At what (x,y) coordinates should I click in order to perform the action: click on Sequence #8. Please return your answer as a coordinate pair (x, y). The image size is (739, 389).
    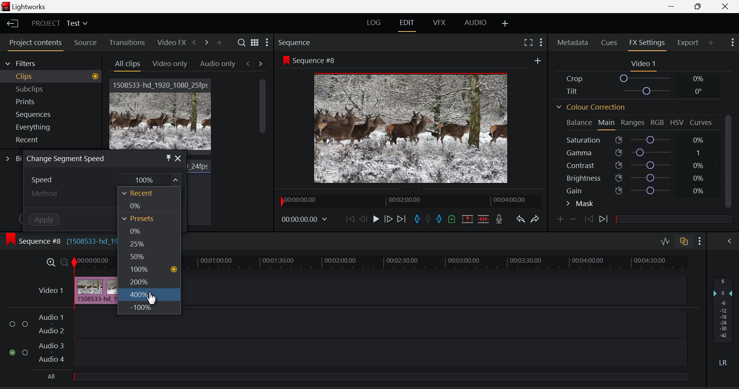
    Looking at the image, I should click on (309, 60).